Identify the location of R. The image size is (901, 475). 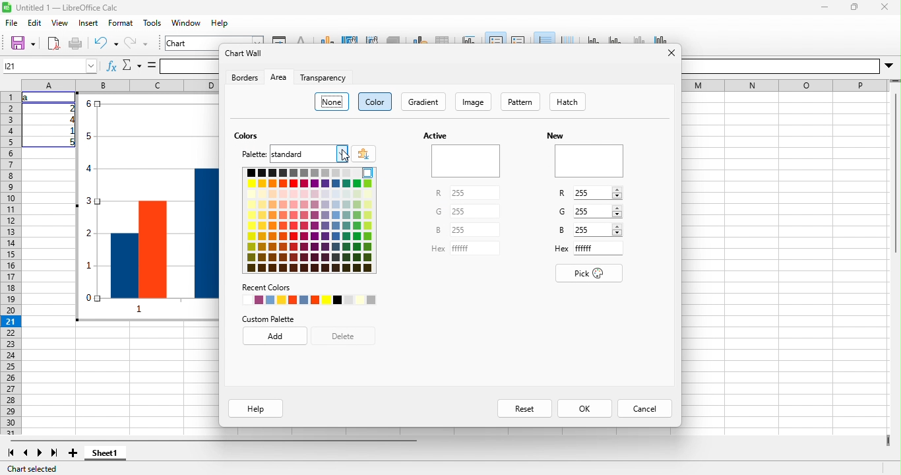
(439, 193).